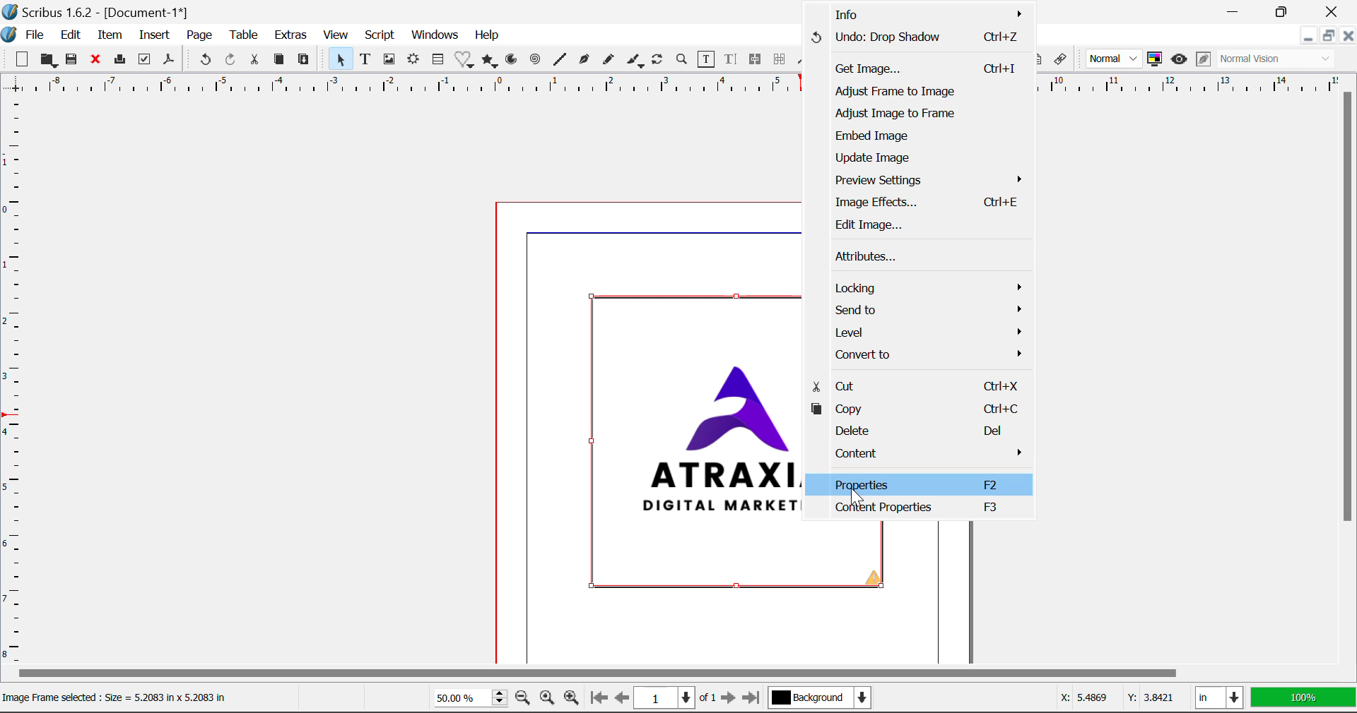 This screenshot has width=1357, height=713. What do you see at coordinates (932, 159) in the screenshot?
I see `Update Image` at bounding box center [932, 159].